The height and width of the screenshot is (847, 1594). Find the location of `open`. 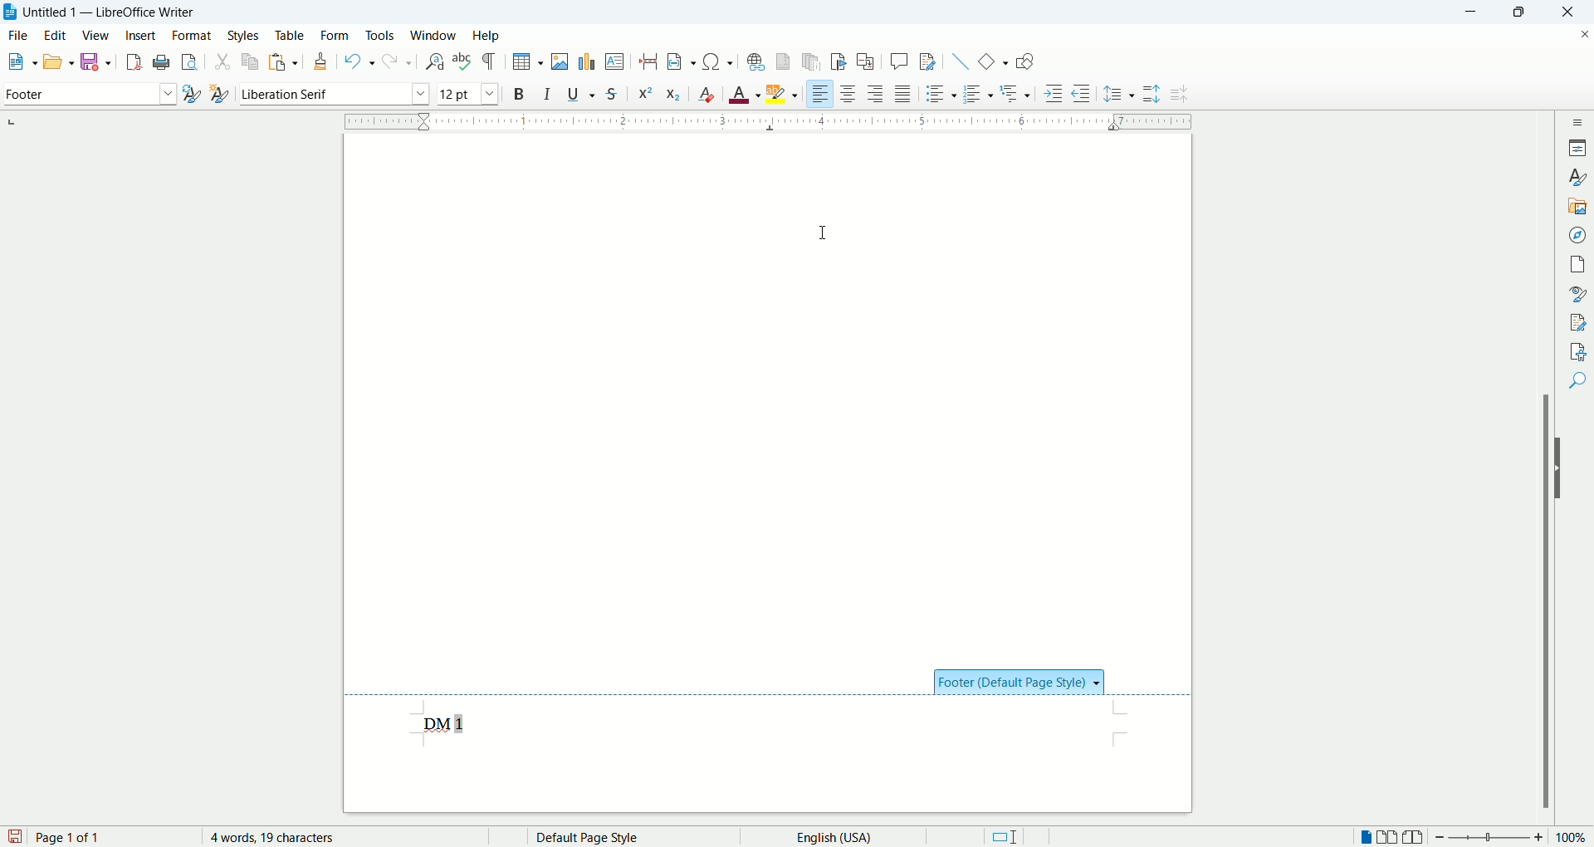

open is located at coordinates (57, 61).